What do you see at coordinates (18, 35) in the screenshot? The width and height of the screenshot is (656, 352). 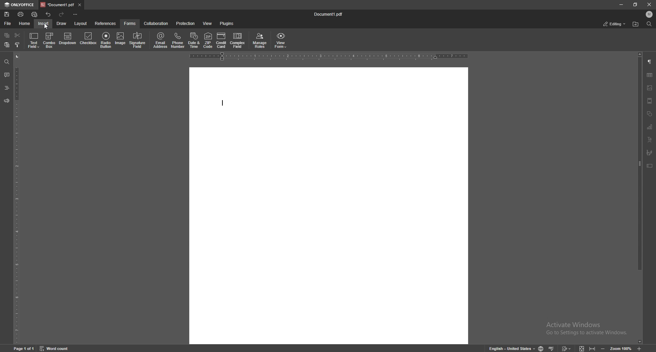 I see `cut` at bounding box center [18, 35].